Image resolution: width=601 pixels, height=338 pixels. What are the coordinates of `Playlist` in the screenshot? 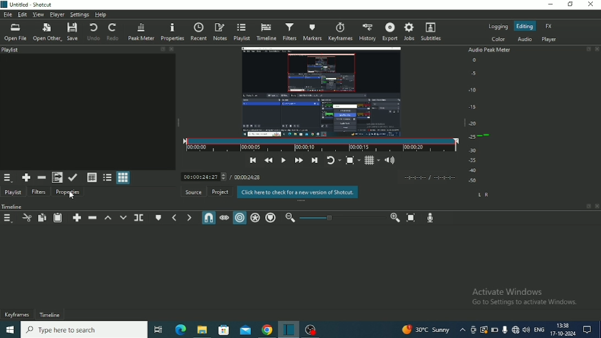 It's located at (11, 50).